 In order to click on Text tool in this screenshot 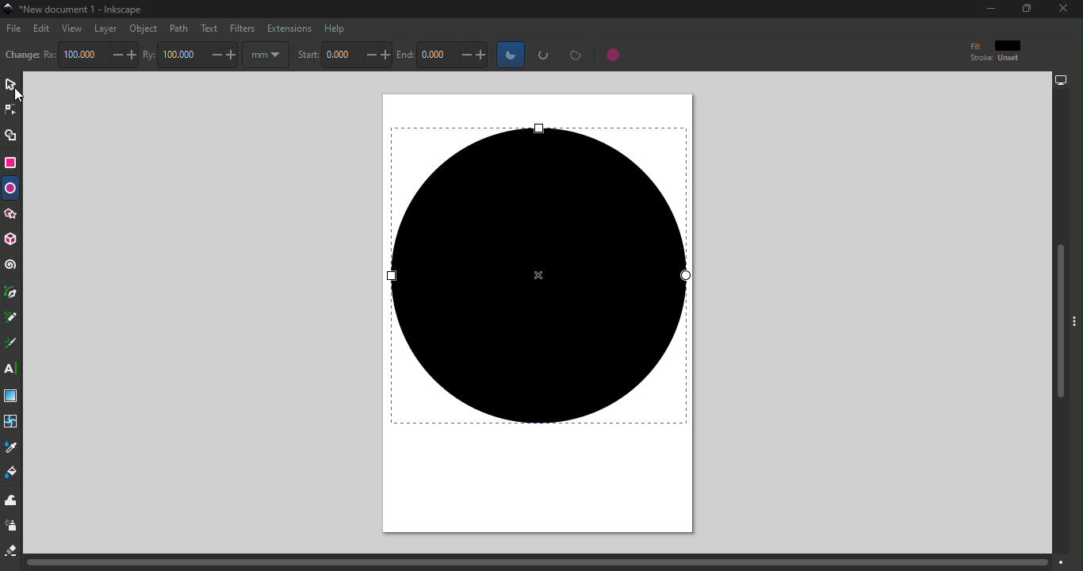, I will do `click(12, 370)`.